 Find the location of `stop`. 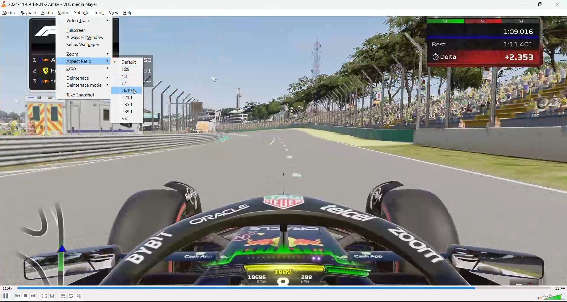

stop is located at coordinates (26, 296).